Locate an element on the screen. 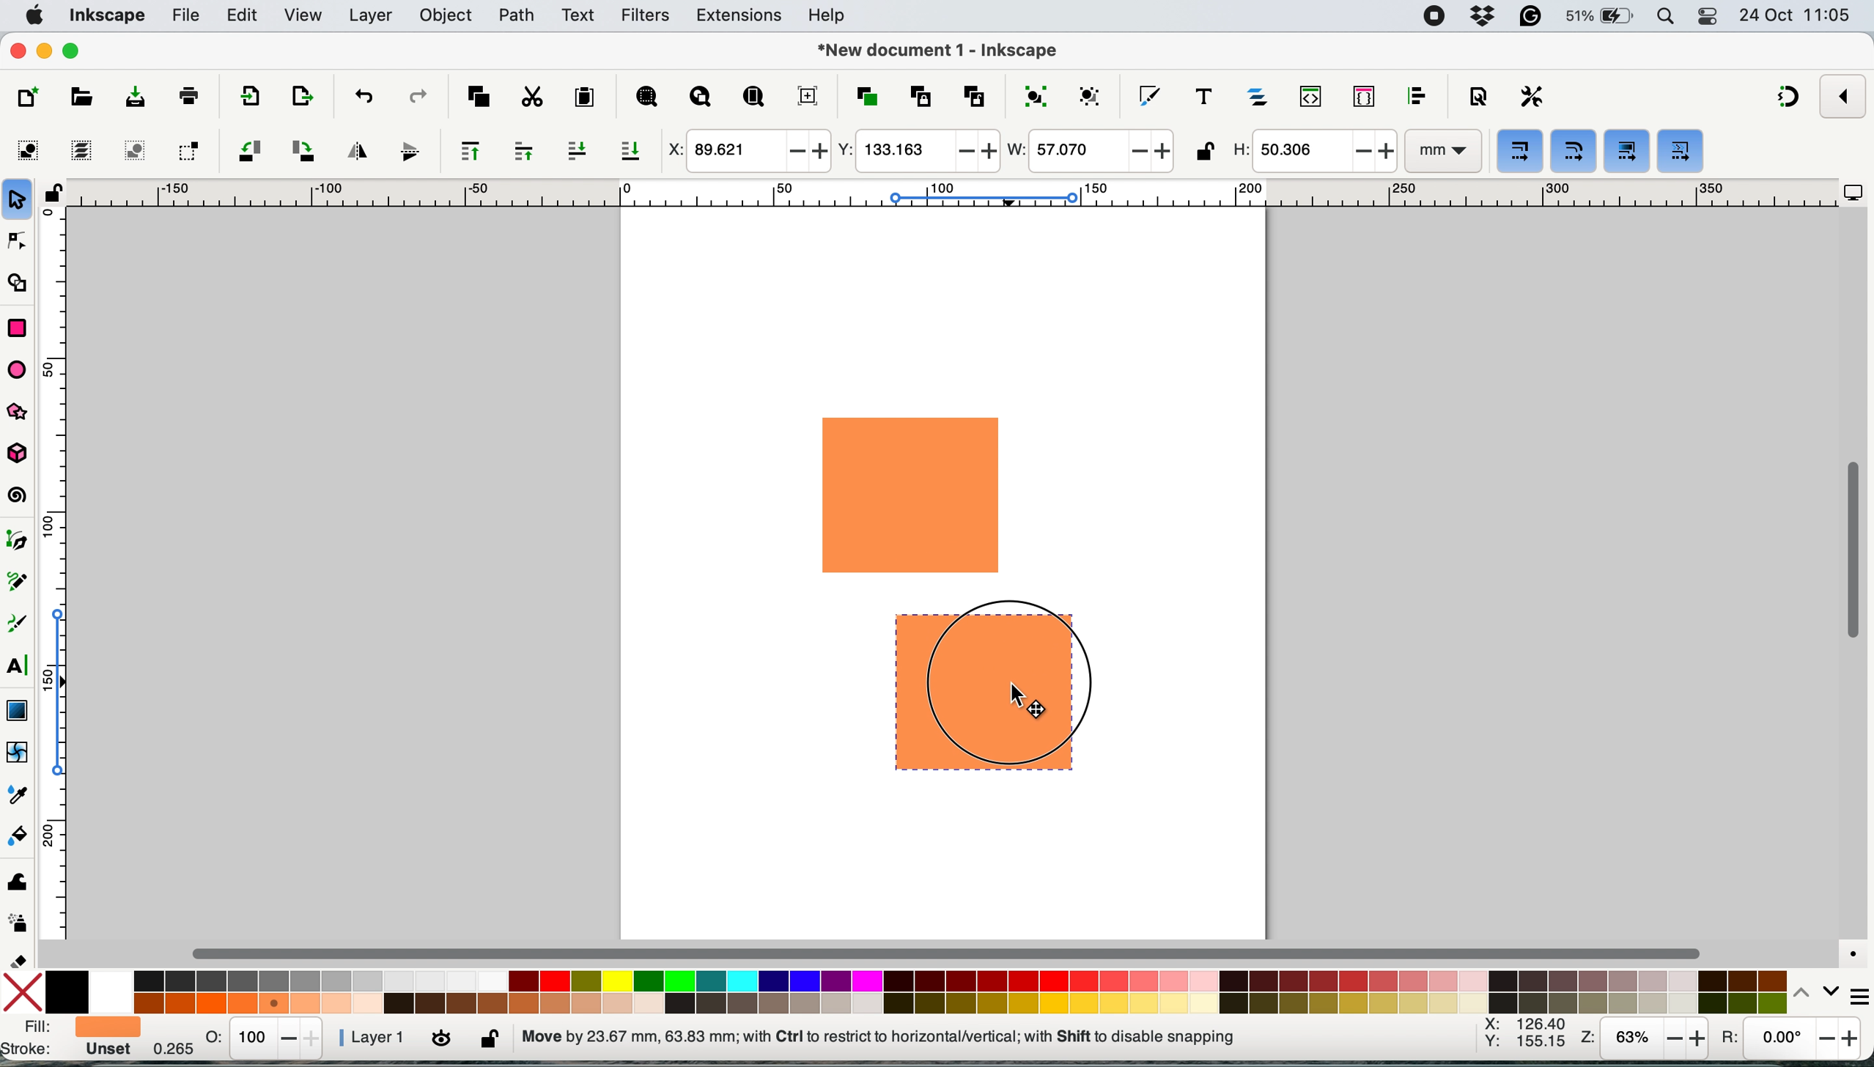 This screenshot has height=1067, width=1874. when scaling objects scale the stroke width by same proportion is located at coordinates (1521, 152).